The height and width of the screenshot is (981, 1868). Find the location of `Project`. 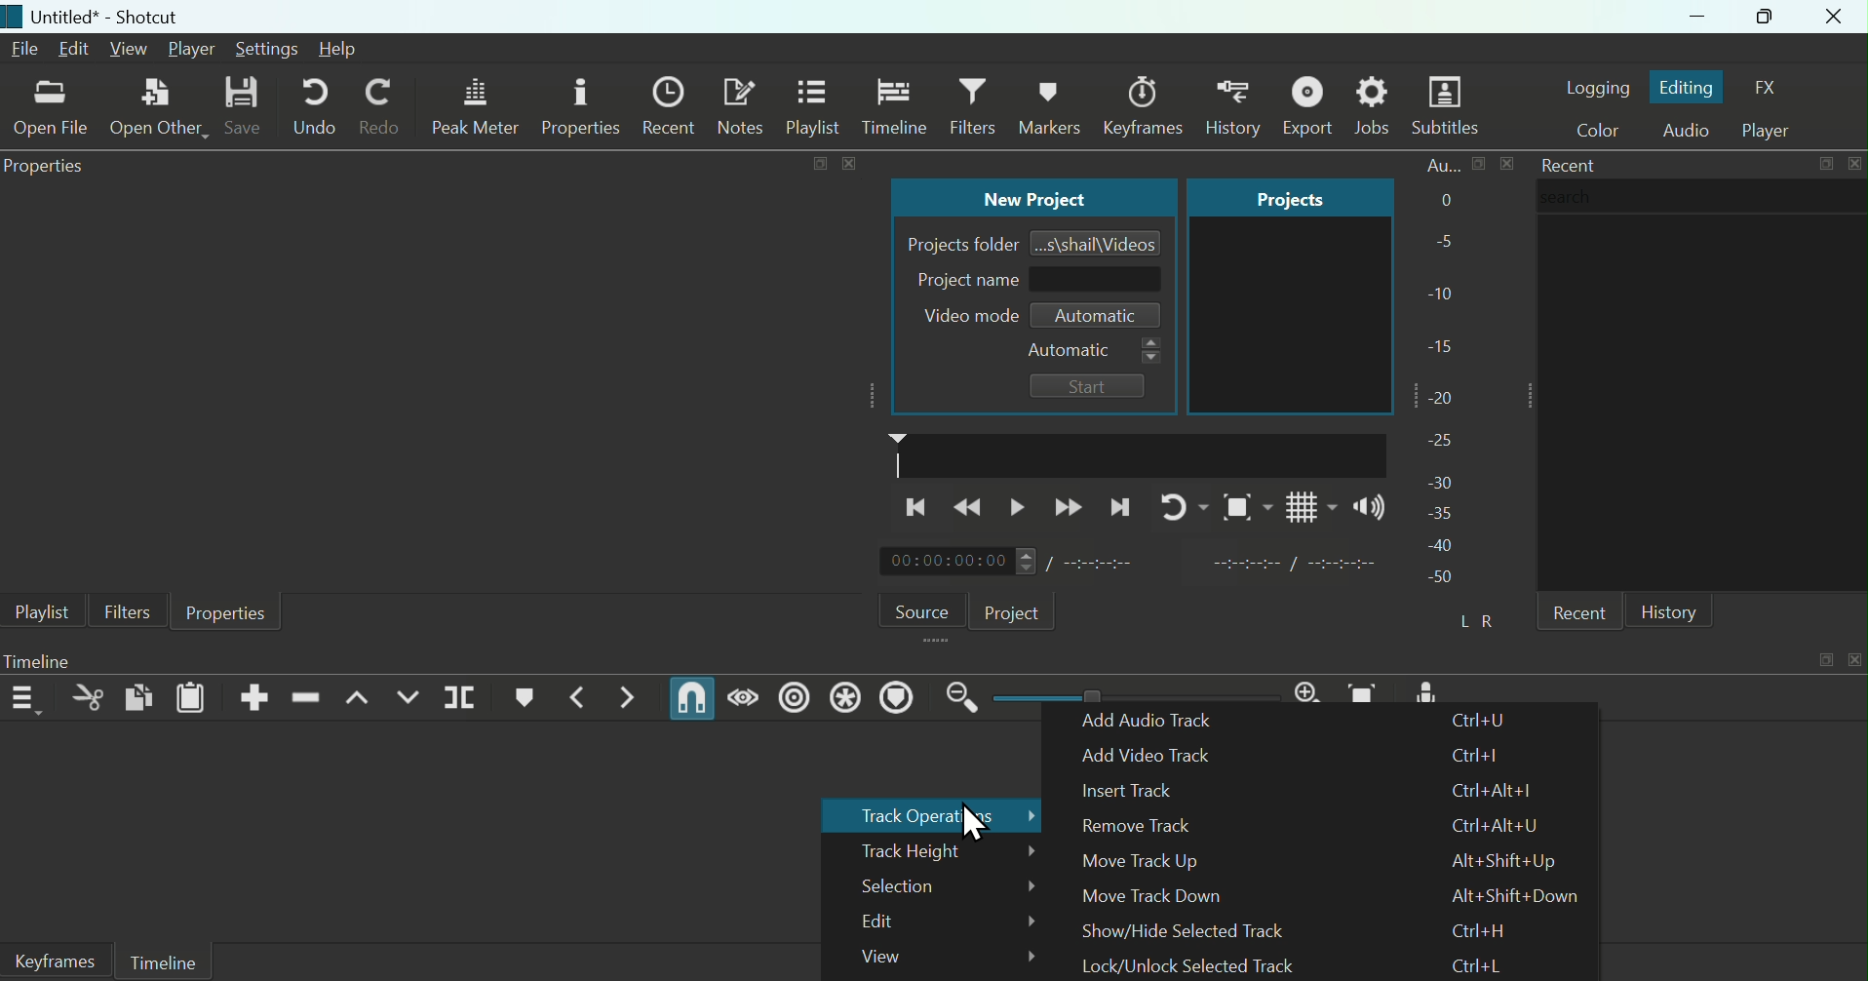

Project is located at coordinates (1015, 608).